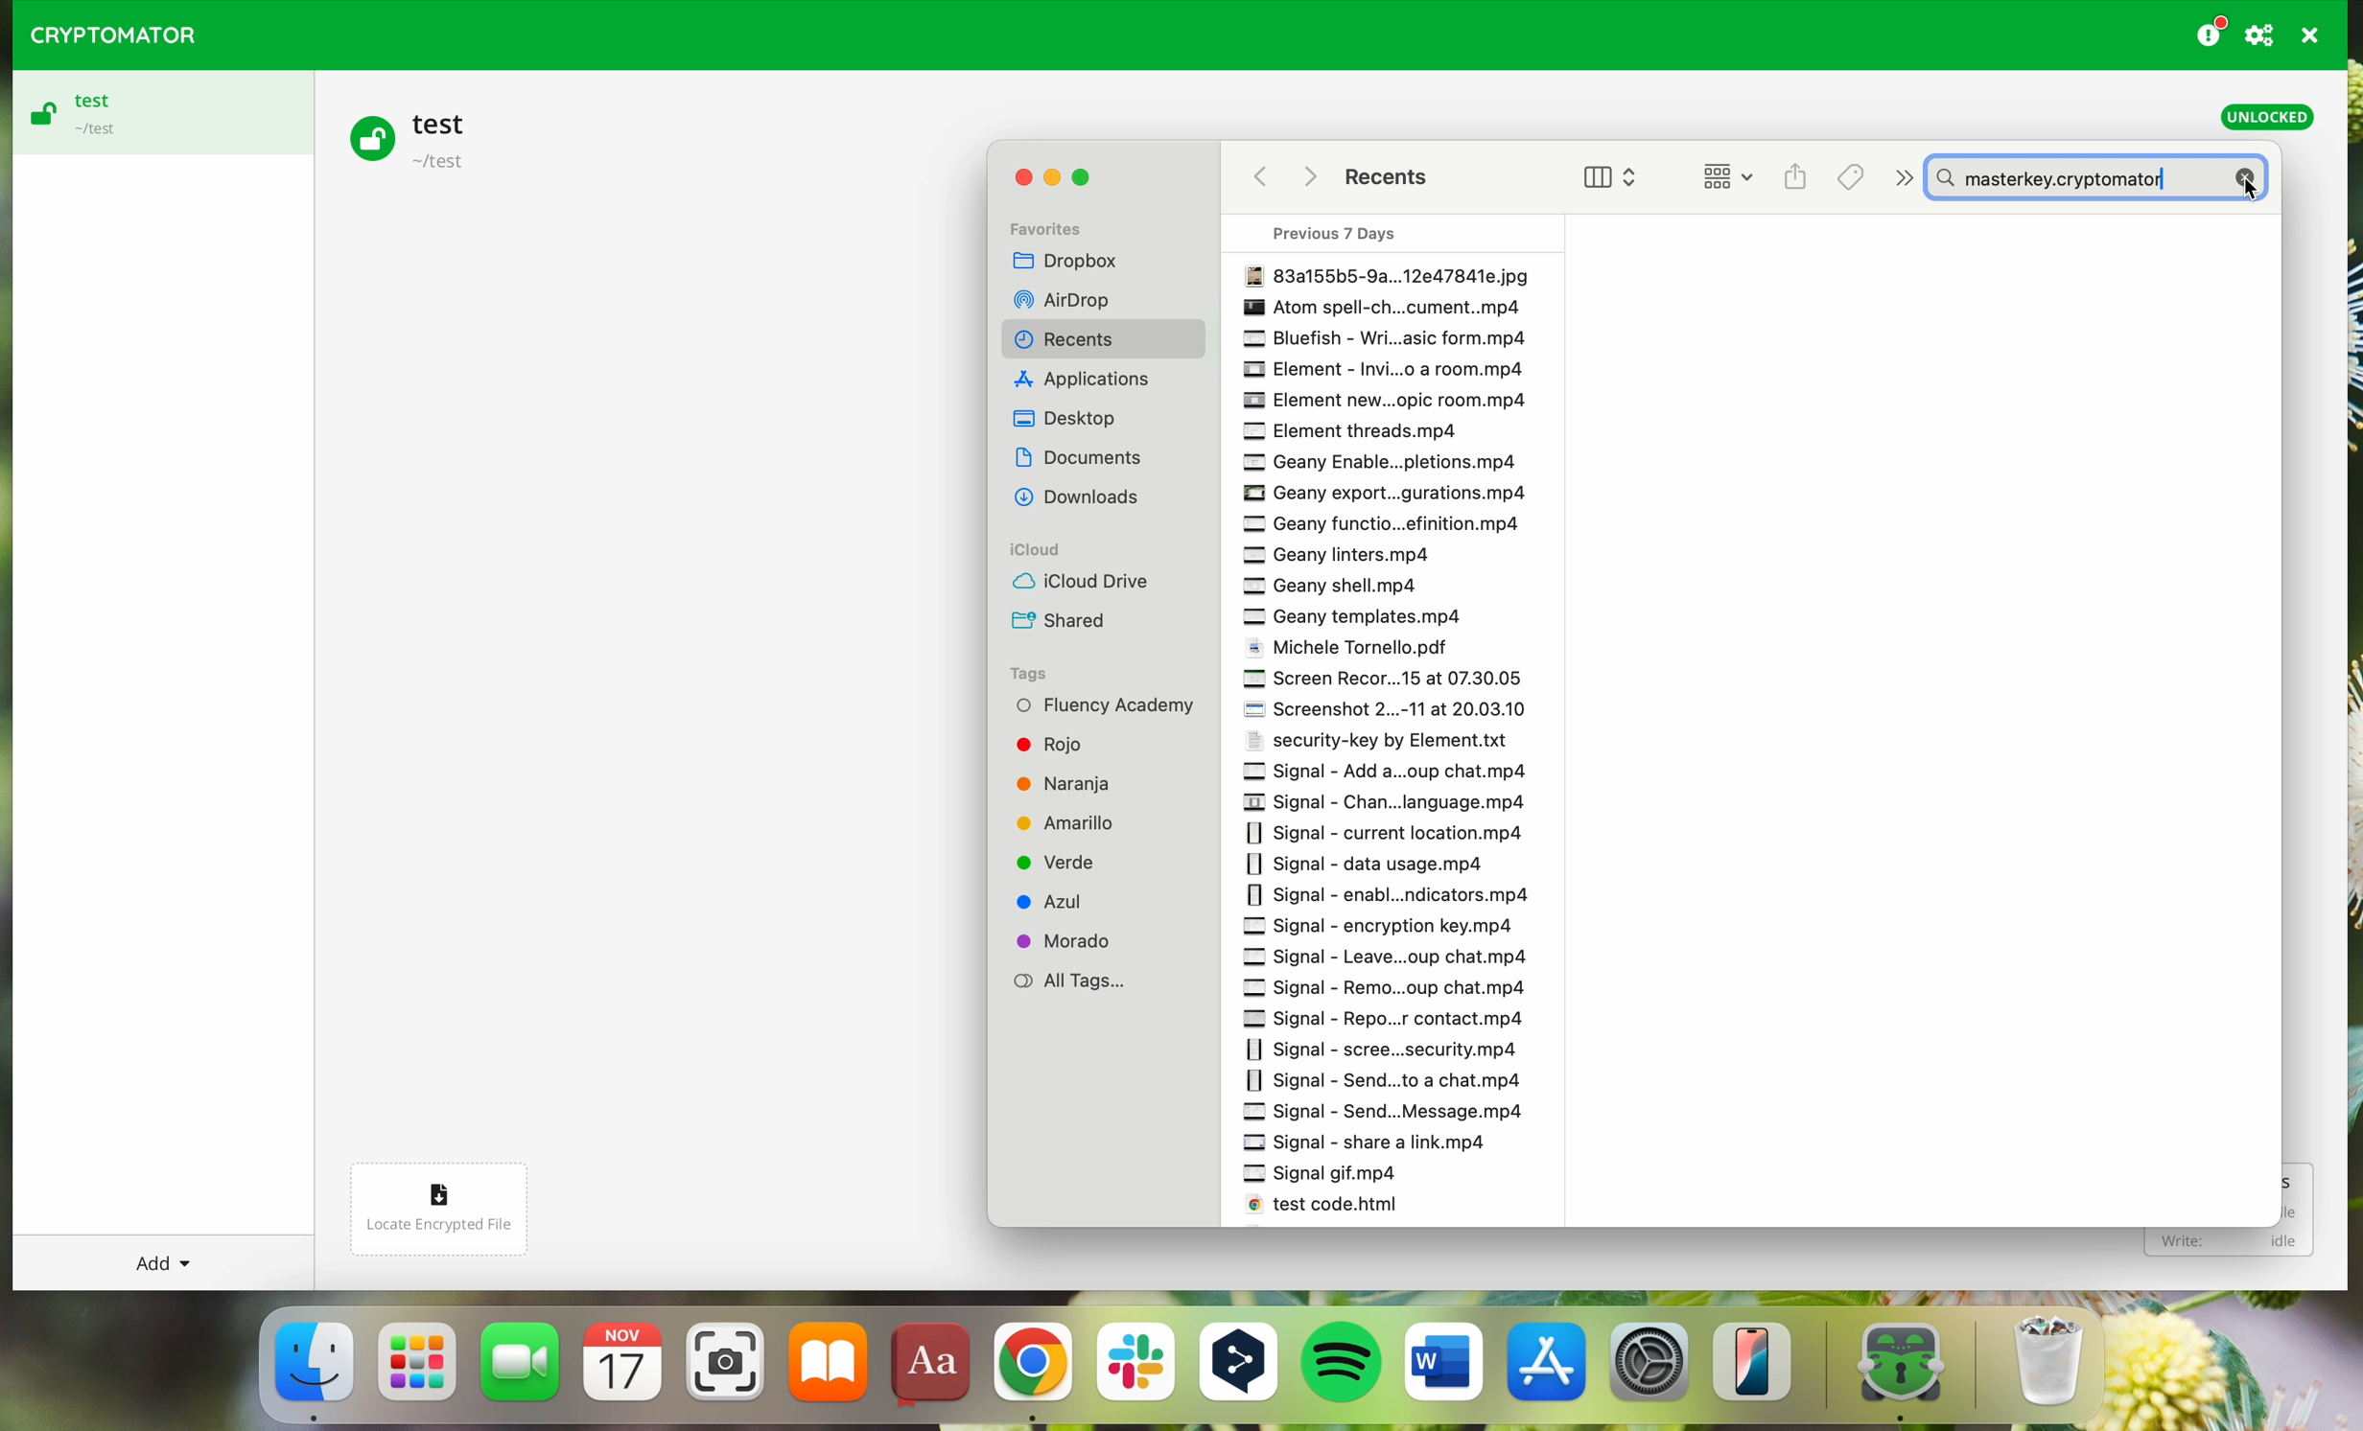 This screenshot has height=1431, width=2363. What do you see at coordinates (1375, 461) in the screenshot?
I see `Geany enable` at bounding box center [1375, 461].